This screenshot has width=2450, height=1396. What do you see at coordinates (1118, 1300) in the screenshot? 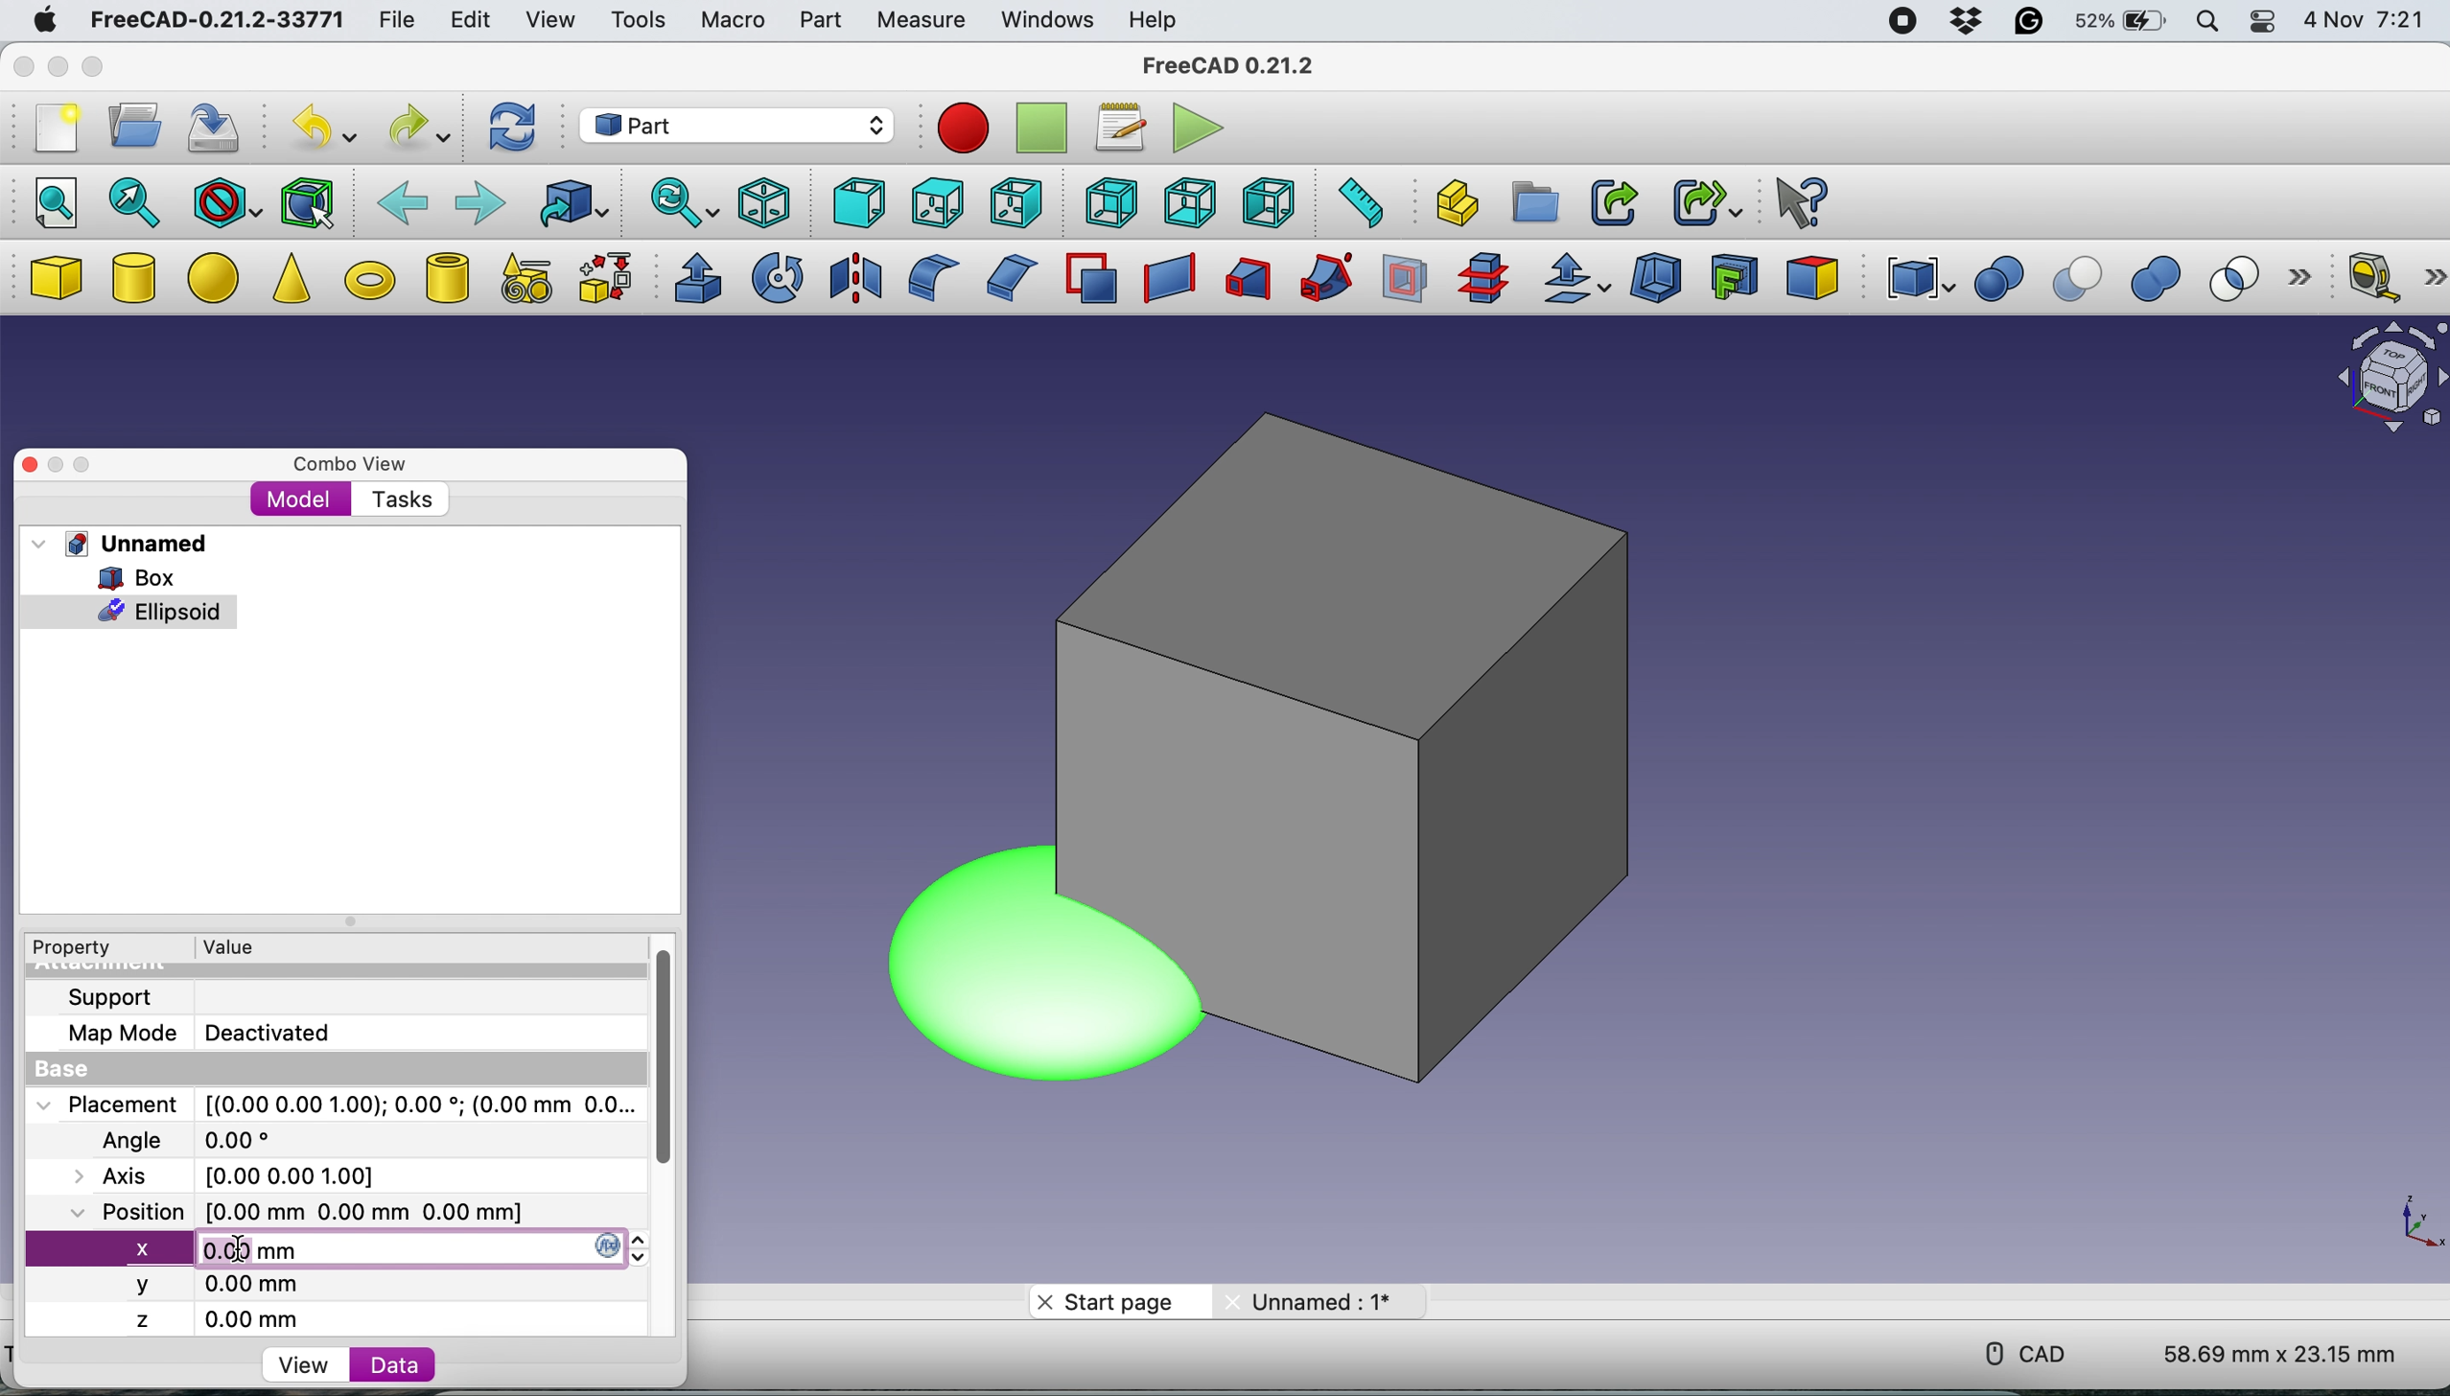
I see `start page` at bounding box center [1118, 1300].